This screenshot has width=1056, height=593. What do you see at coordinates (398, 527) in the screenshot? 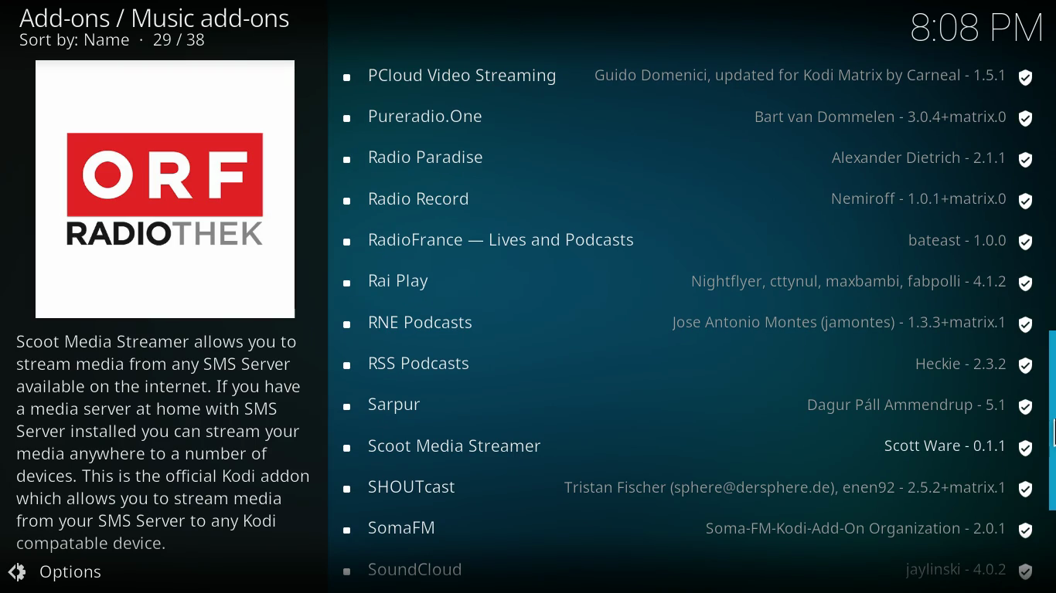
I see `add-on` at bounding box center [398, 527].